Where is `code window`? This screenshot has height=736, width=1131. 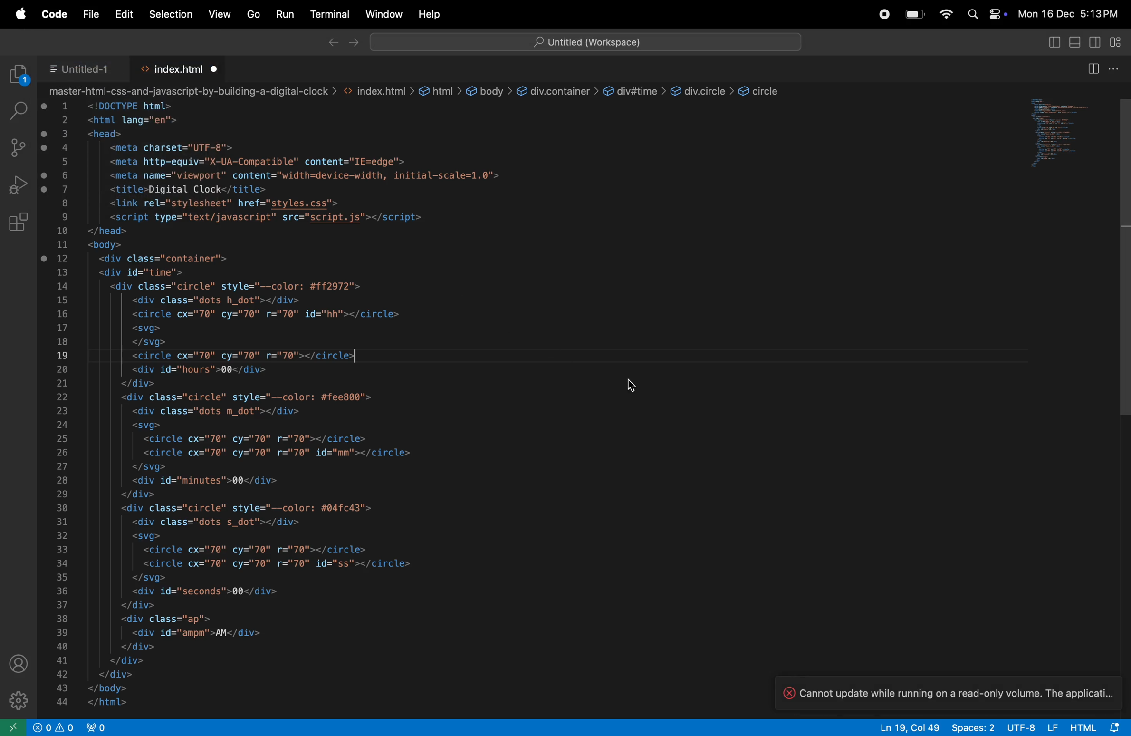 code window is located at coordinates (1059, 134).